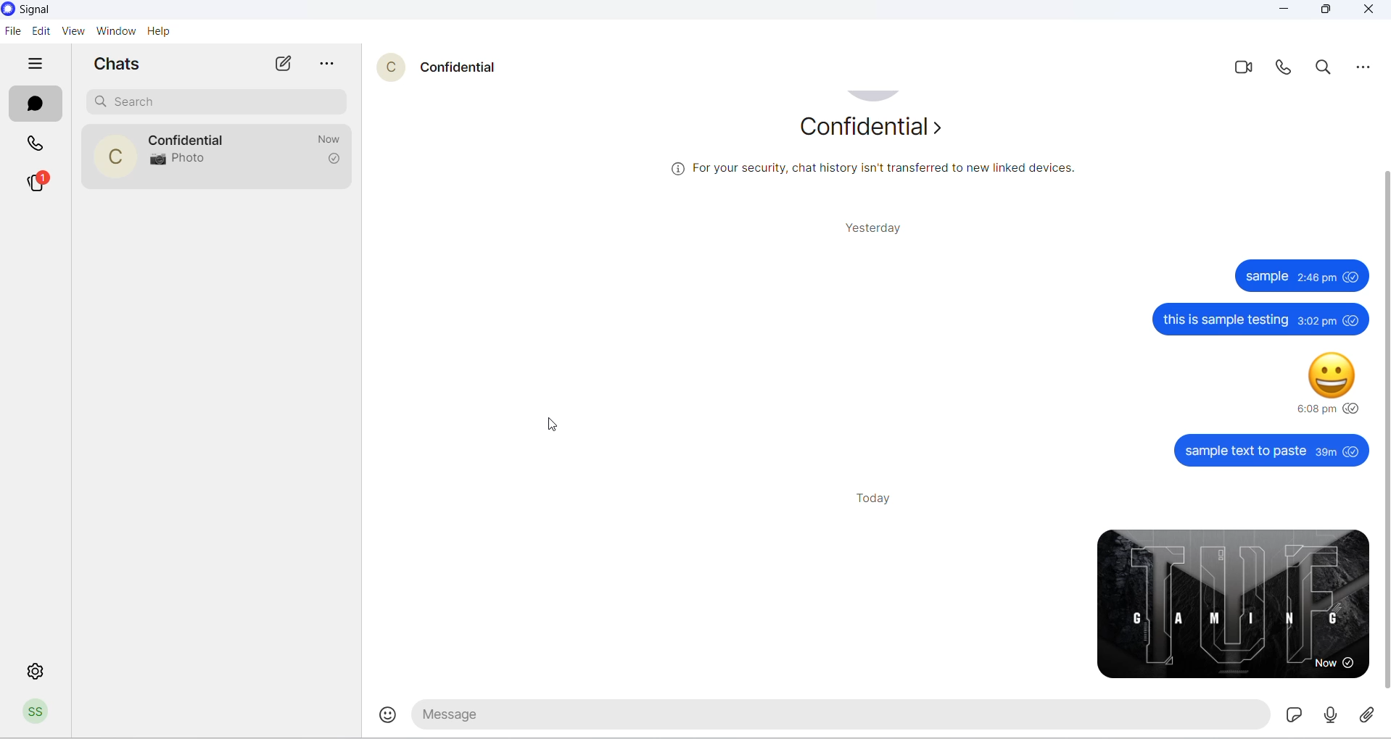  I want to click on Scroll bar, so click(1382, 429).